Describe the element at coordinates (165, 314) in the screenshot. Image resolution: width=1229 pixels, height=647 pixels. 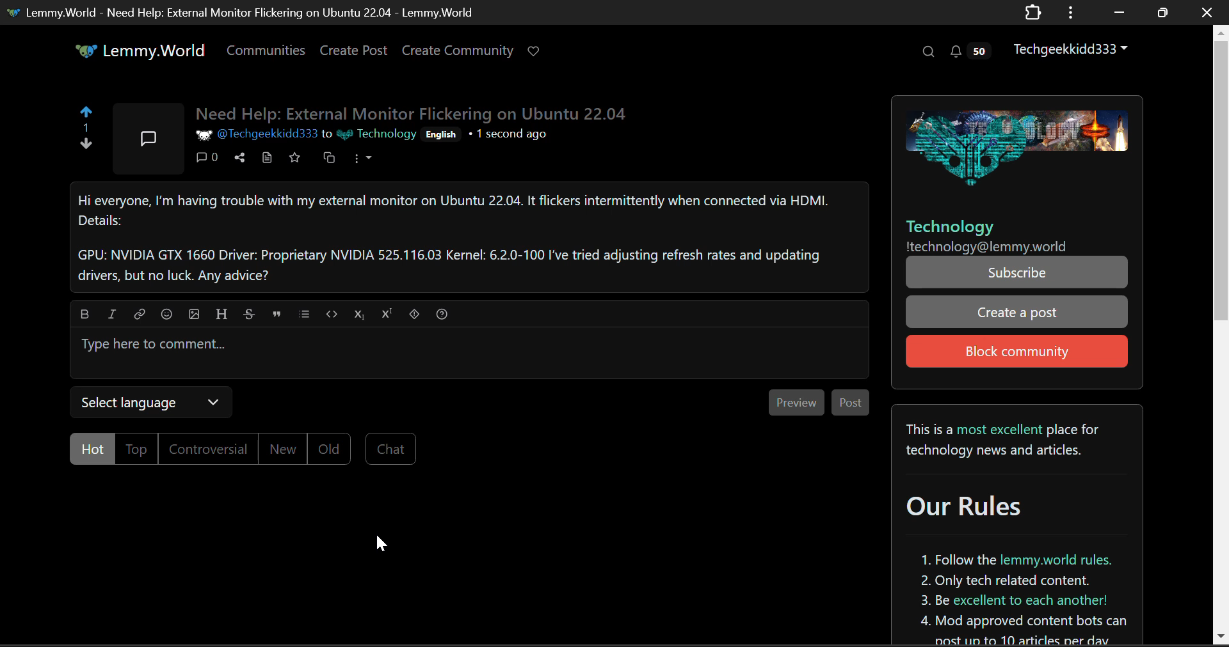
I see `Insert Emoji` at that location.